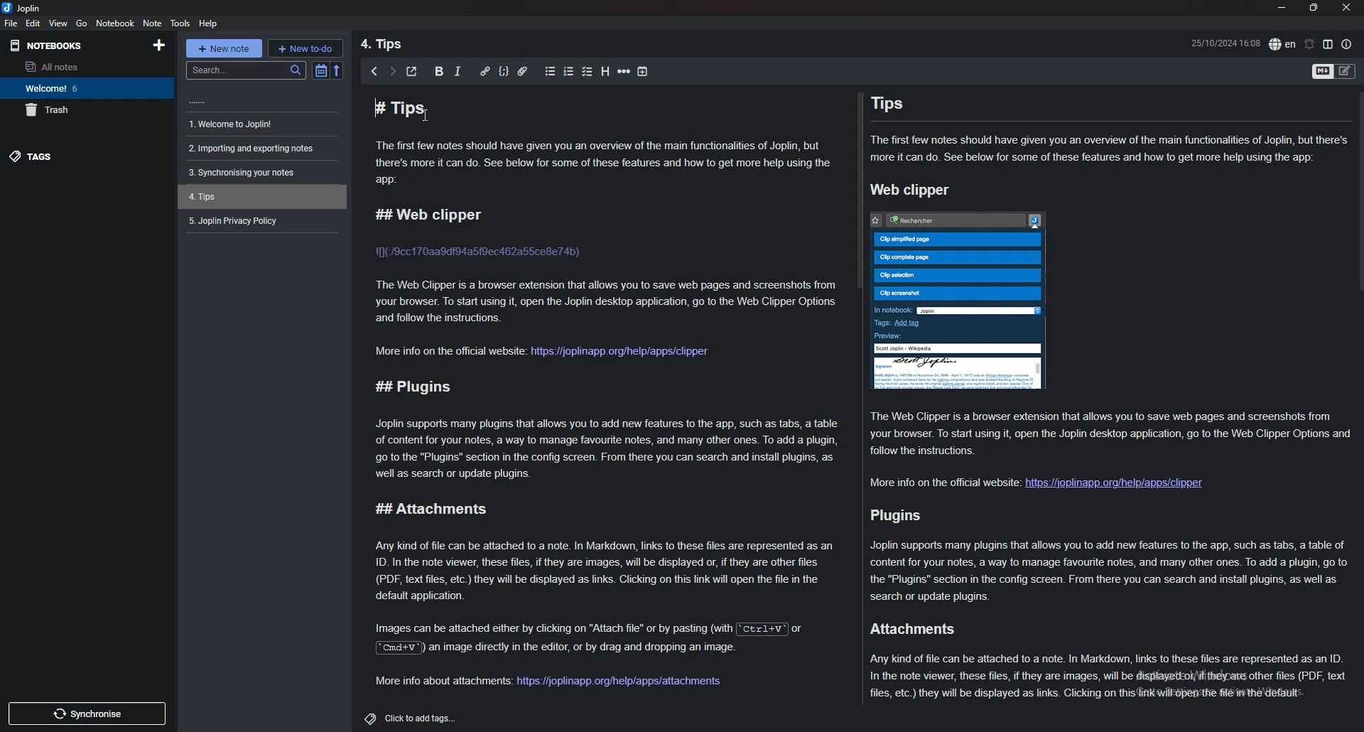 Image resolution: width=1364 pixels, height=732 pixels. What do you see at coordinates (260, 149) in the screenshot?
I see `note 3` at bounding box center [260, 149].